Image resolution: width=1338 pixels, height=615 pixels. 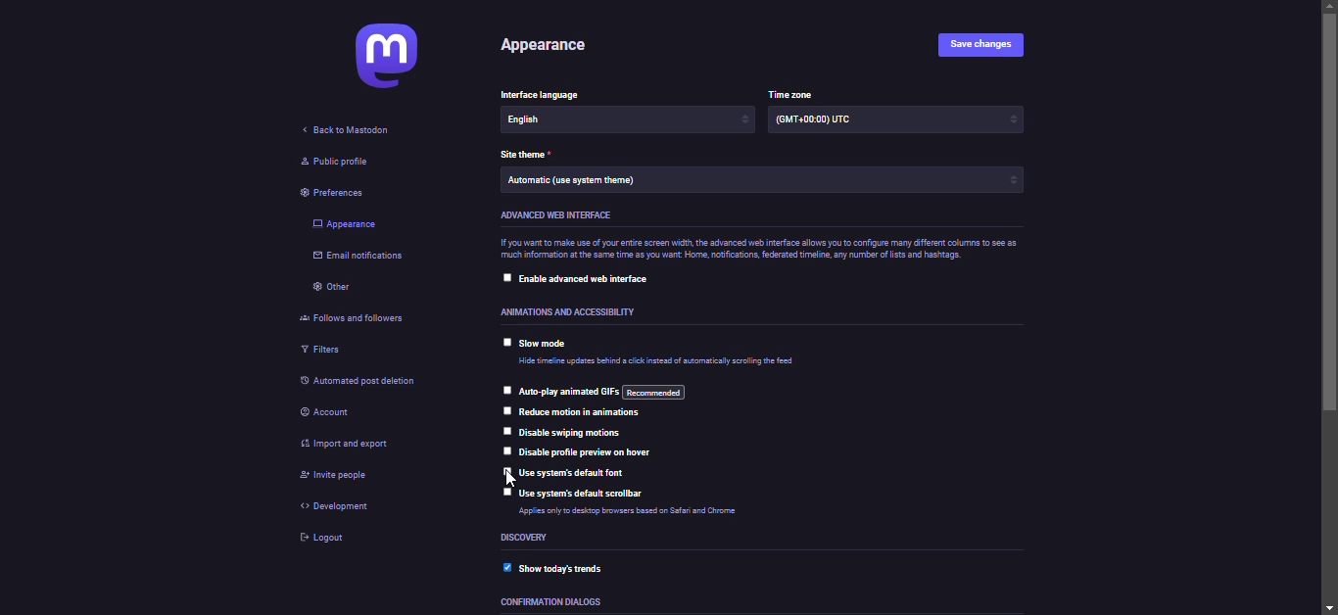 What do you see at coordinates (577, 472) in the screenshot?
I see `use system's default font` at bounding box center [577, 472].